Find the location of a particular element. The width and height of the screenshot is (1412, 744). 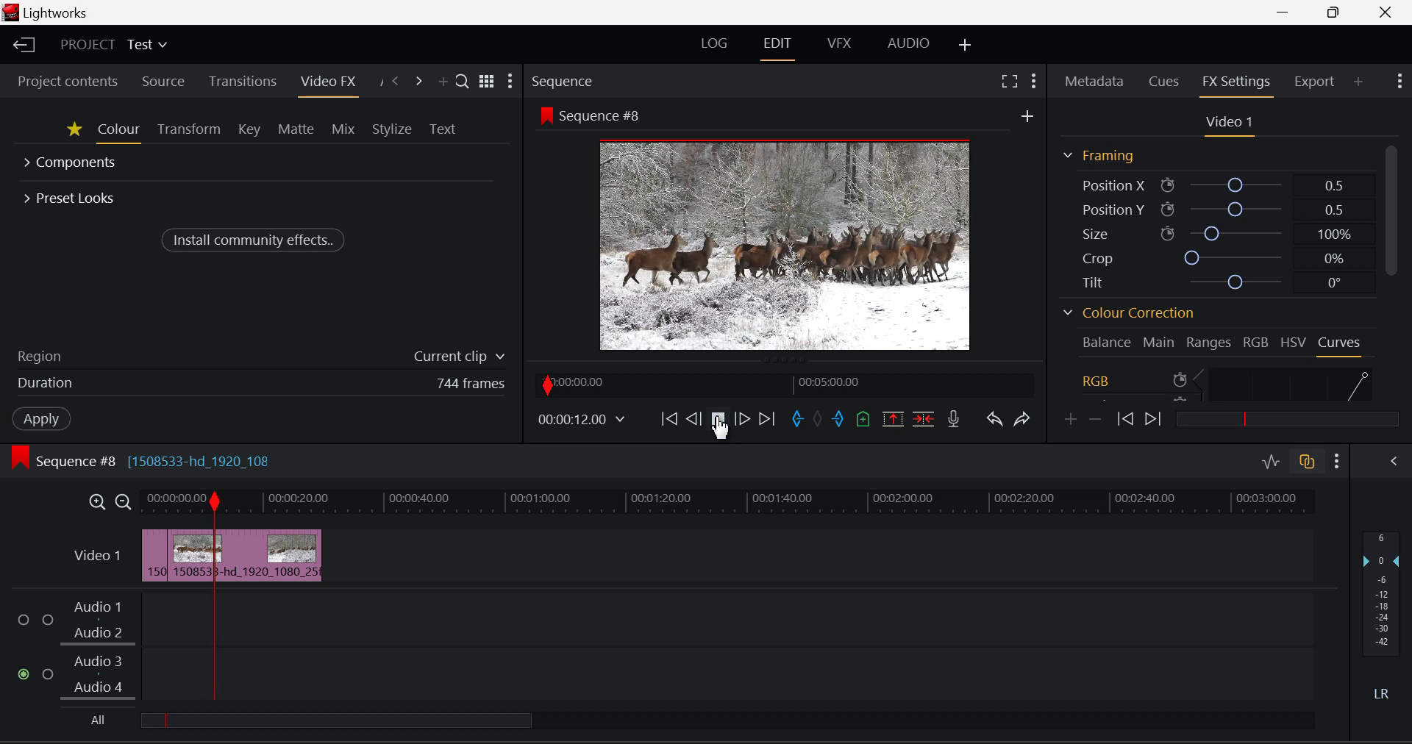

Screen Altered is located at coordinates (785, 244).